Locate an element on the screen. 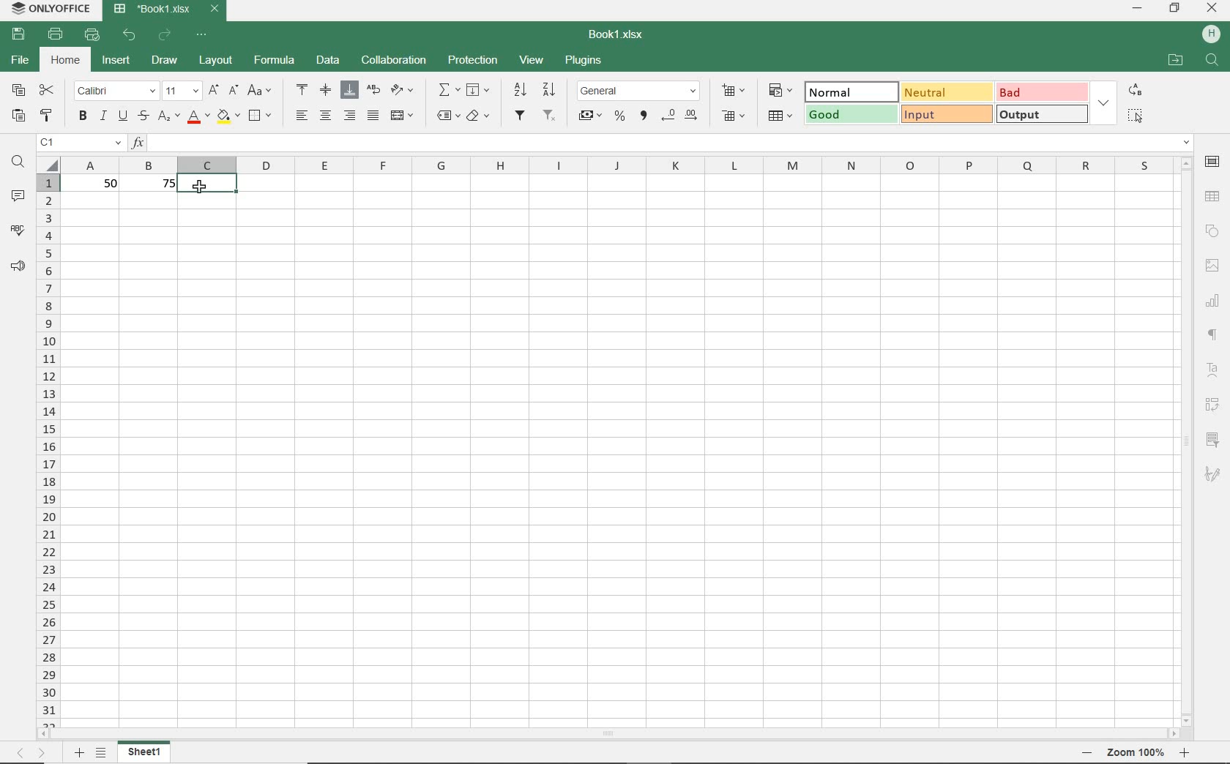 Image resolution: width=1230 pixels, height=764 pixels. font name is located at coordinates (116, 91).